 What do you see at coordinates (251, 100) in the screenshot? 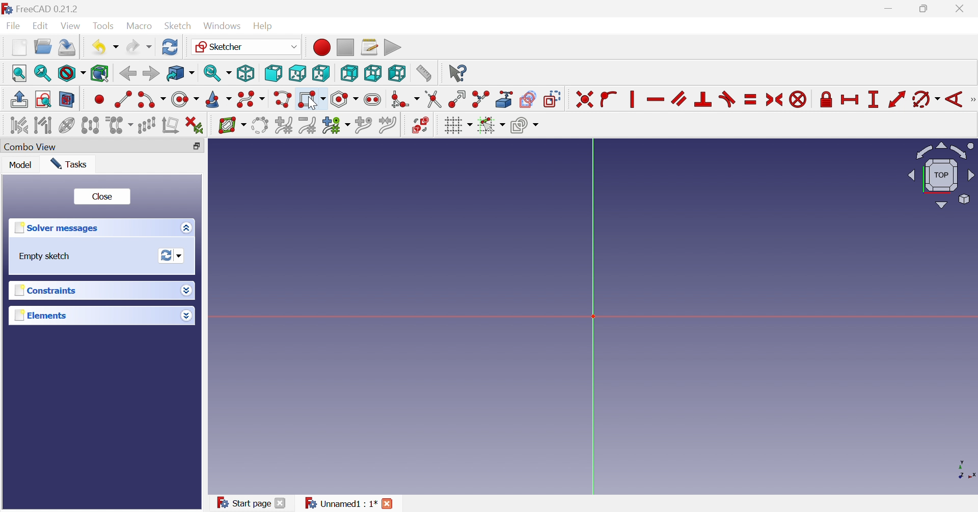
I see `Create B-spline` at bounding box center [251, 100].